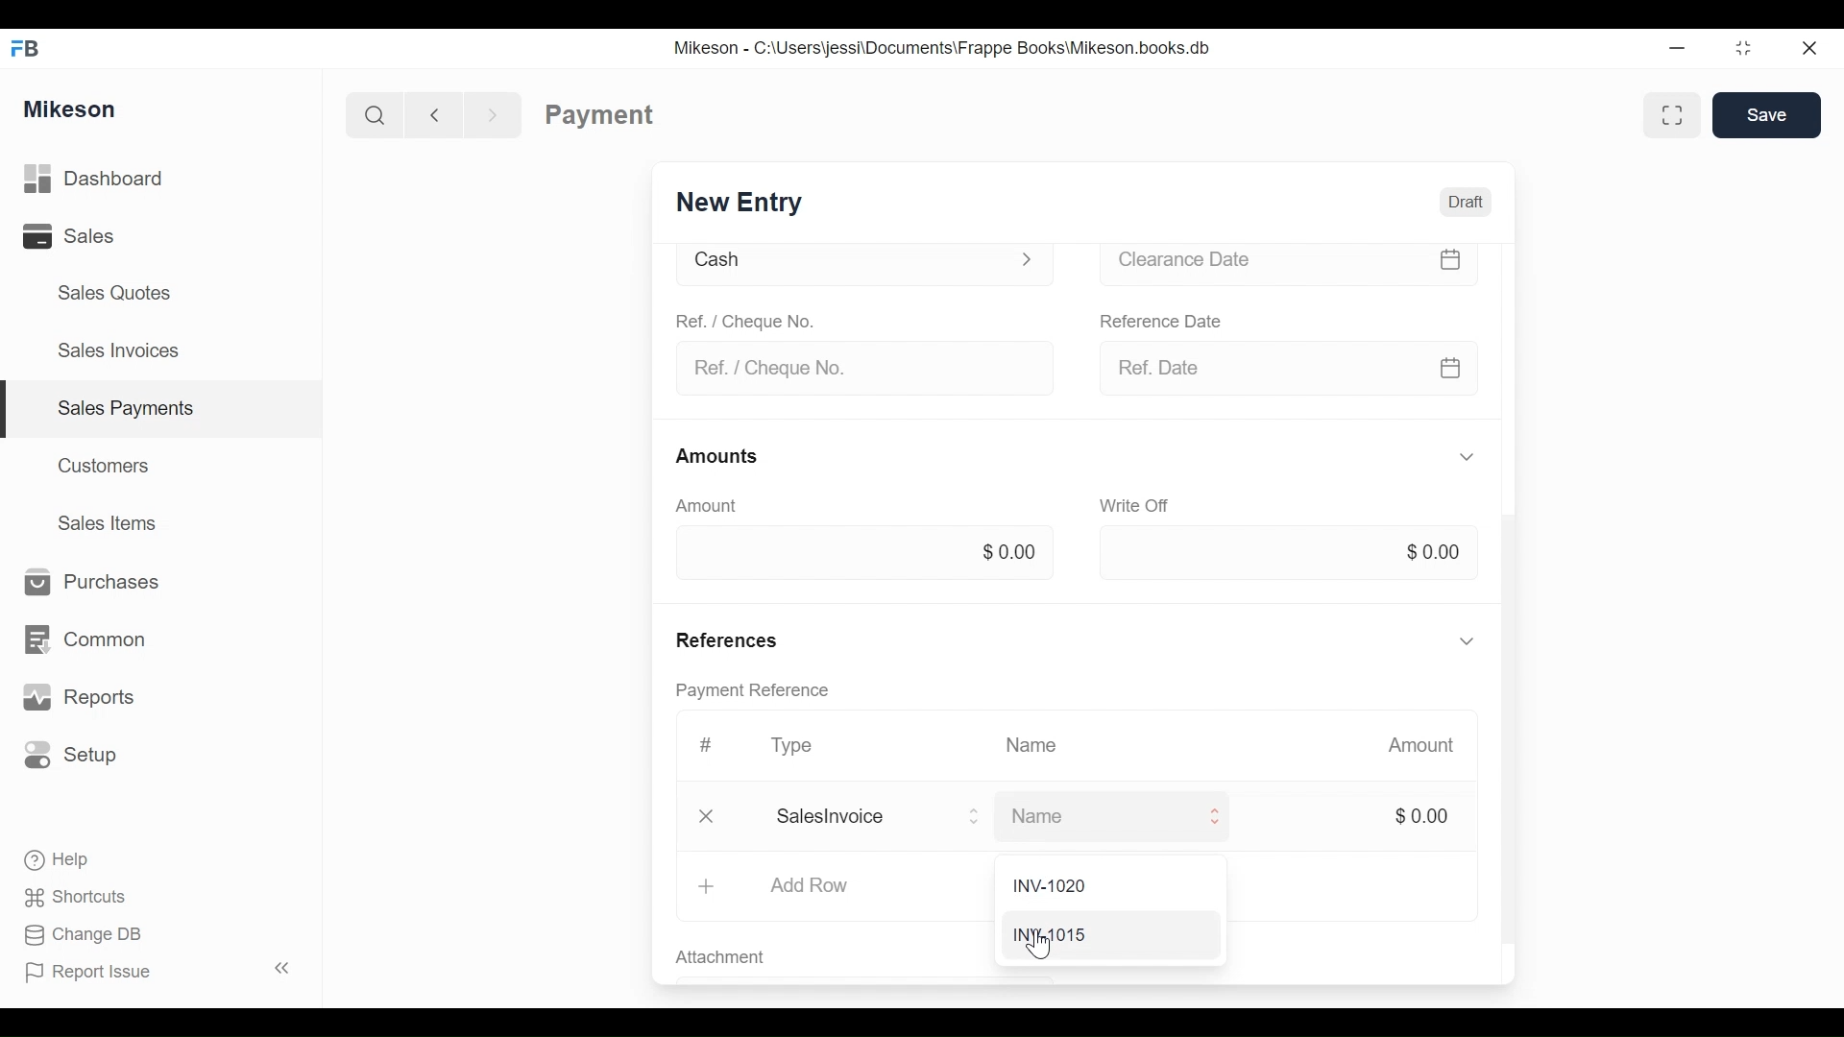  Describe the element at coordinates (709, 884) in the screenshot. I see `Add` at that location.